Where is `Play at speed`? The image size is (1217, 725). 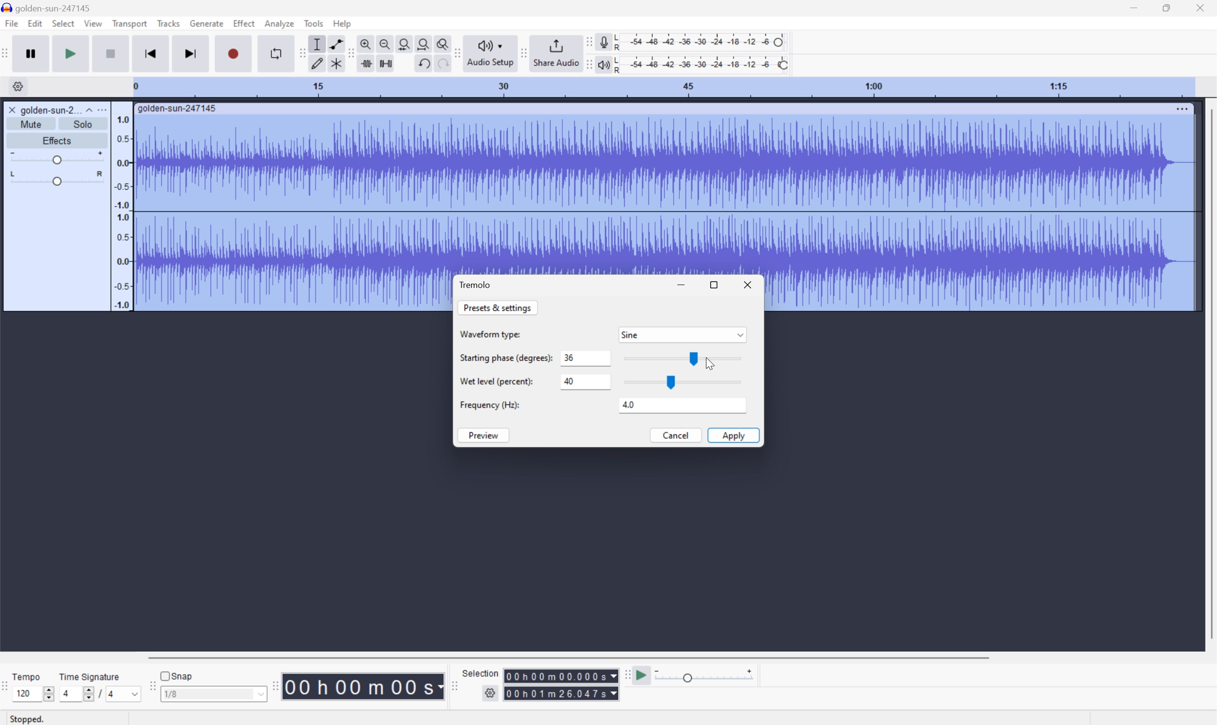 Play at speed is located at coordinates (644, 674).